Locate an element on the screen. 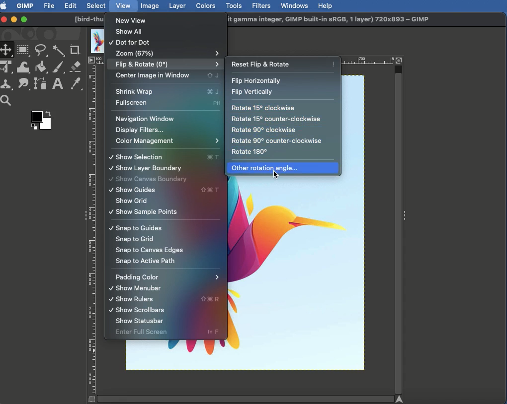  Fuzzy selector is located at coordinates (59, 51).